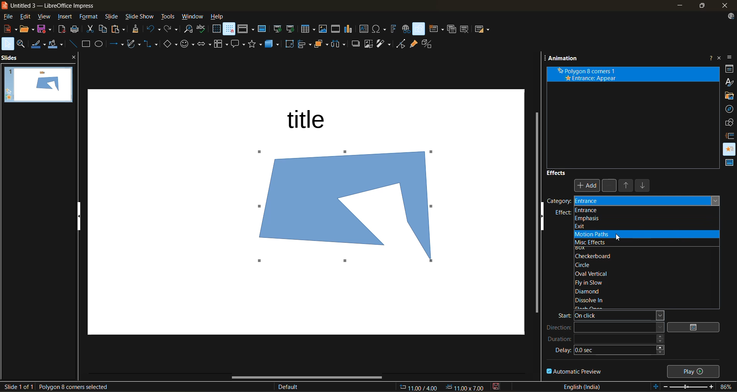 The height and width of the screenshot is (392, 737). I want to click on move down, so click(642, 187).